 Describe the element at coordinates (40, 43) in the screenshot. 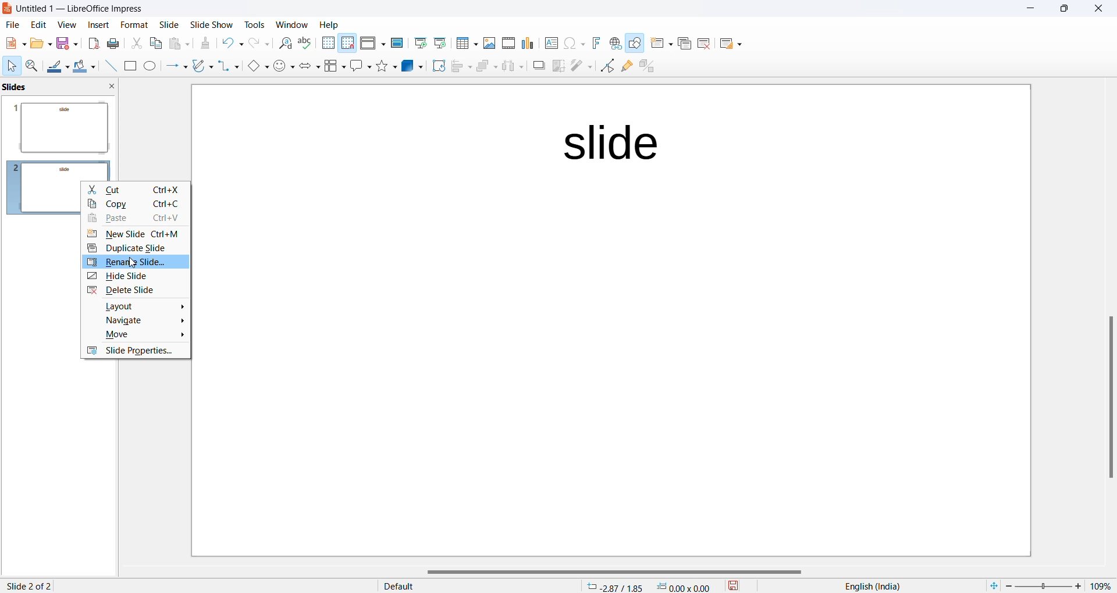

I see `New file` at that location.